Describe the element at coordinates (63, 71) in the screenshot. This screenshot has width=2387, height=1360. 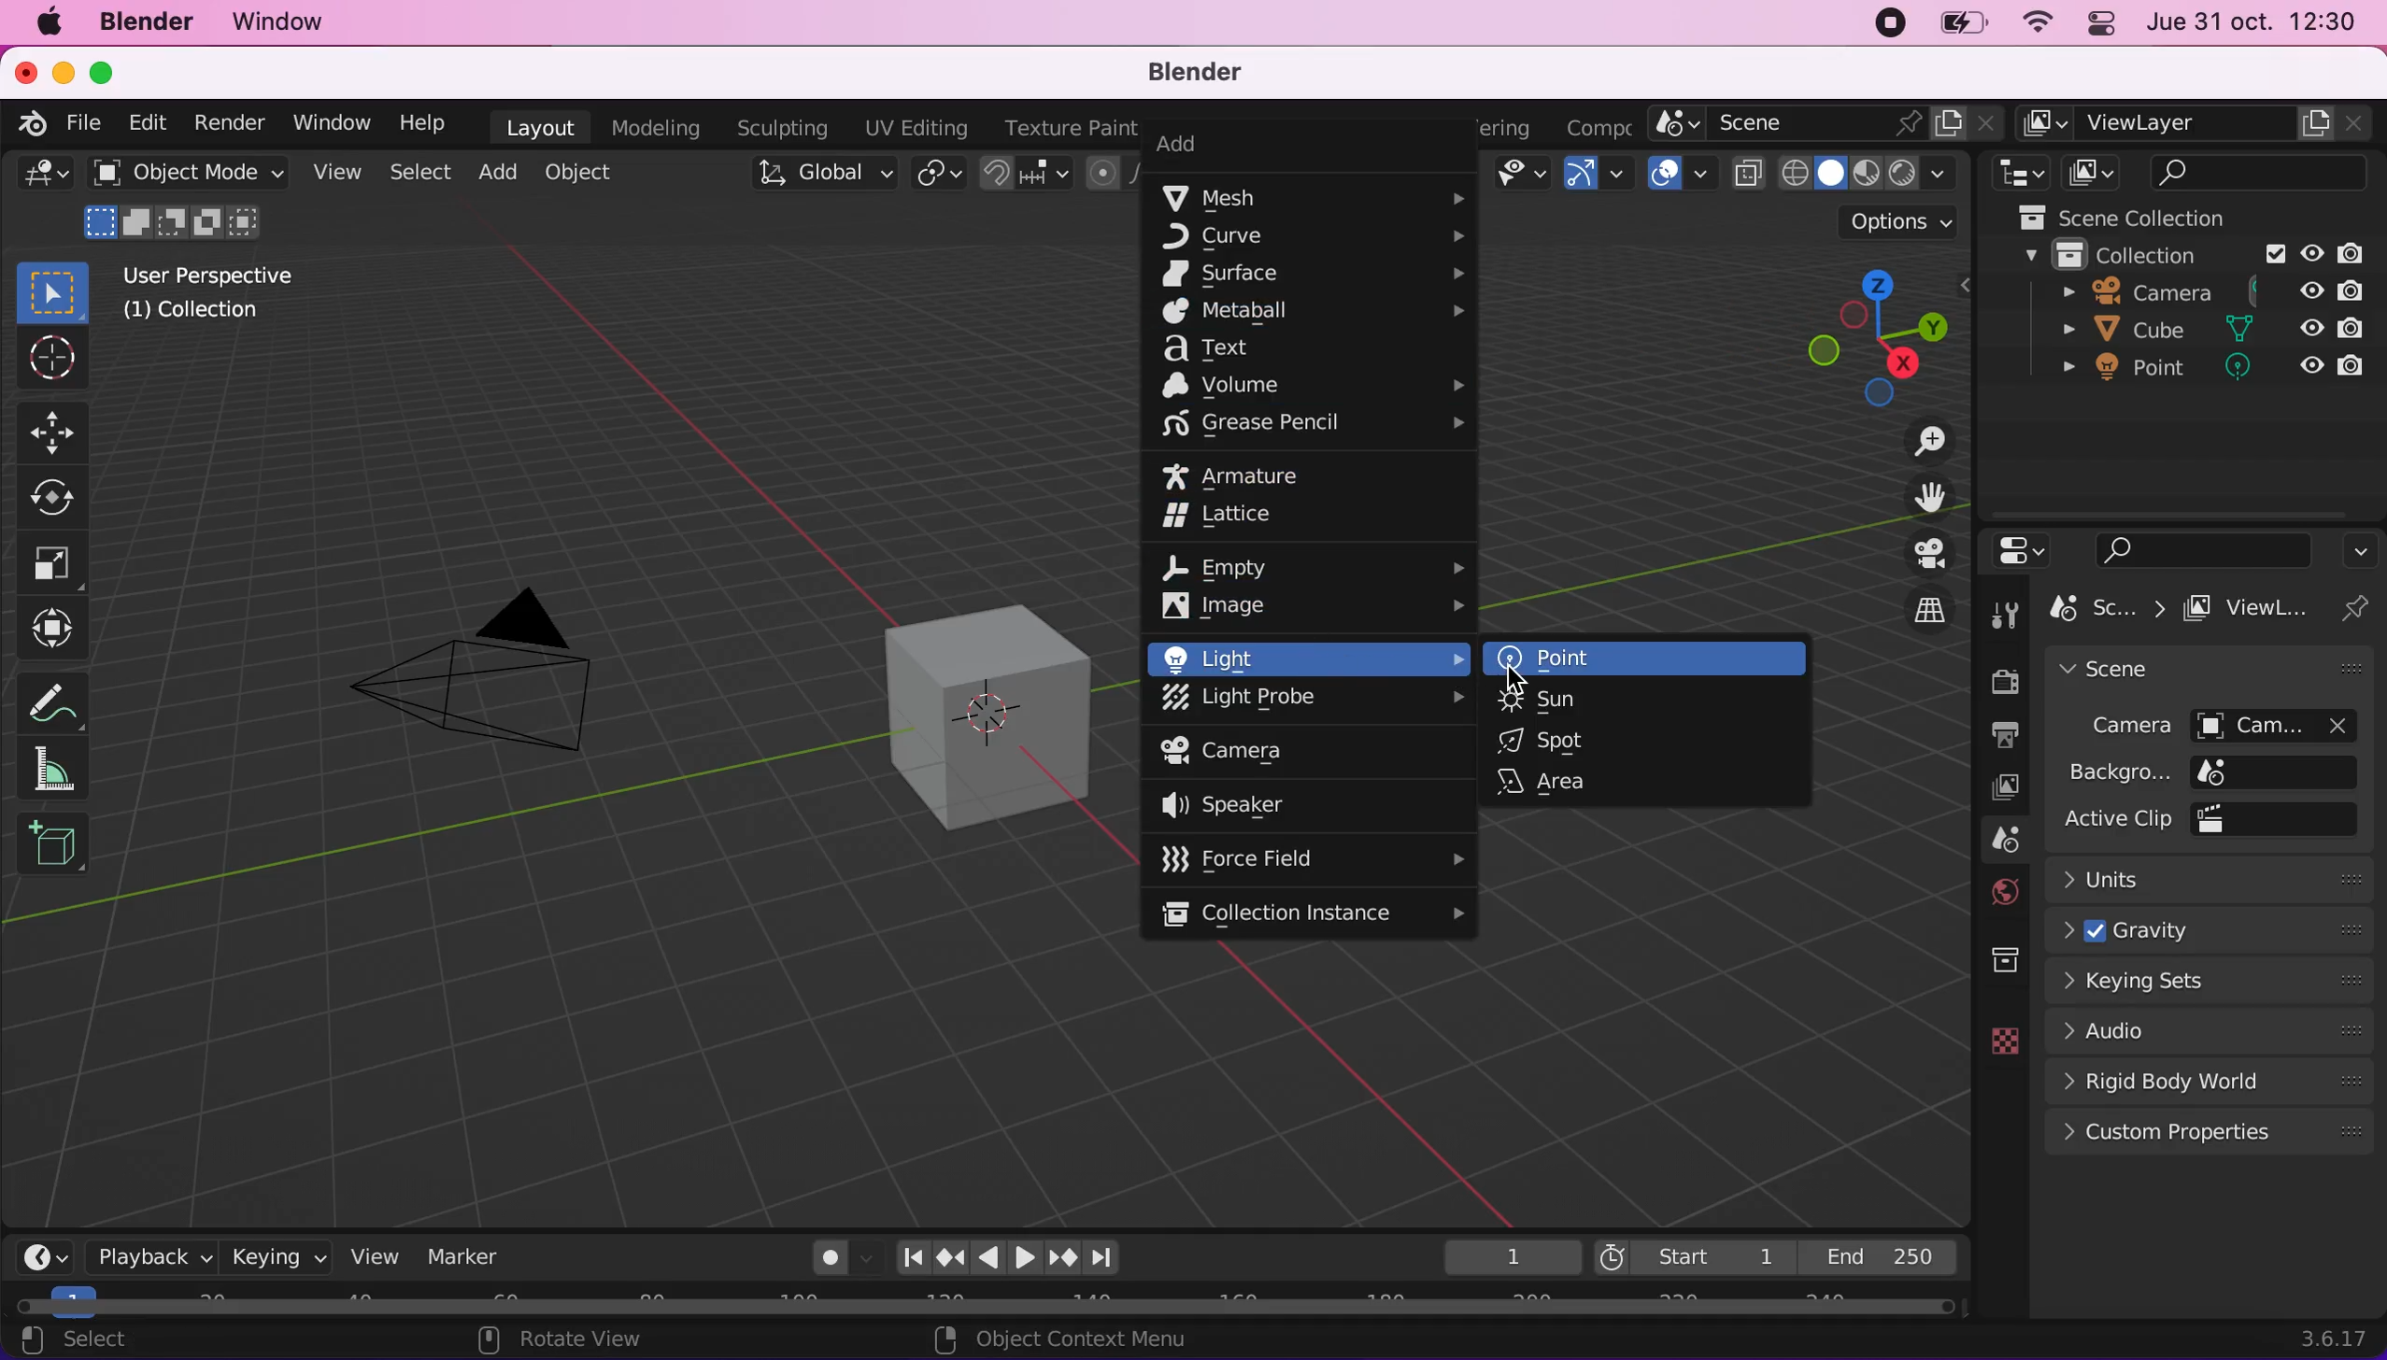
I see `minimize` at that location.